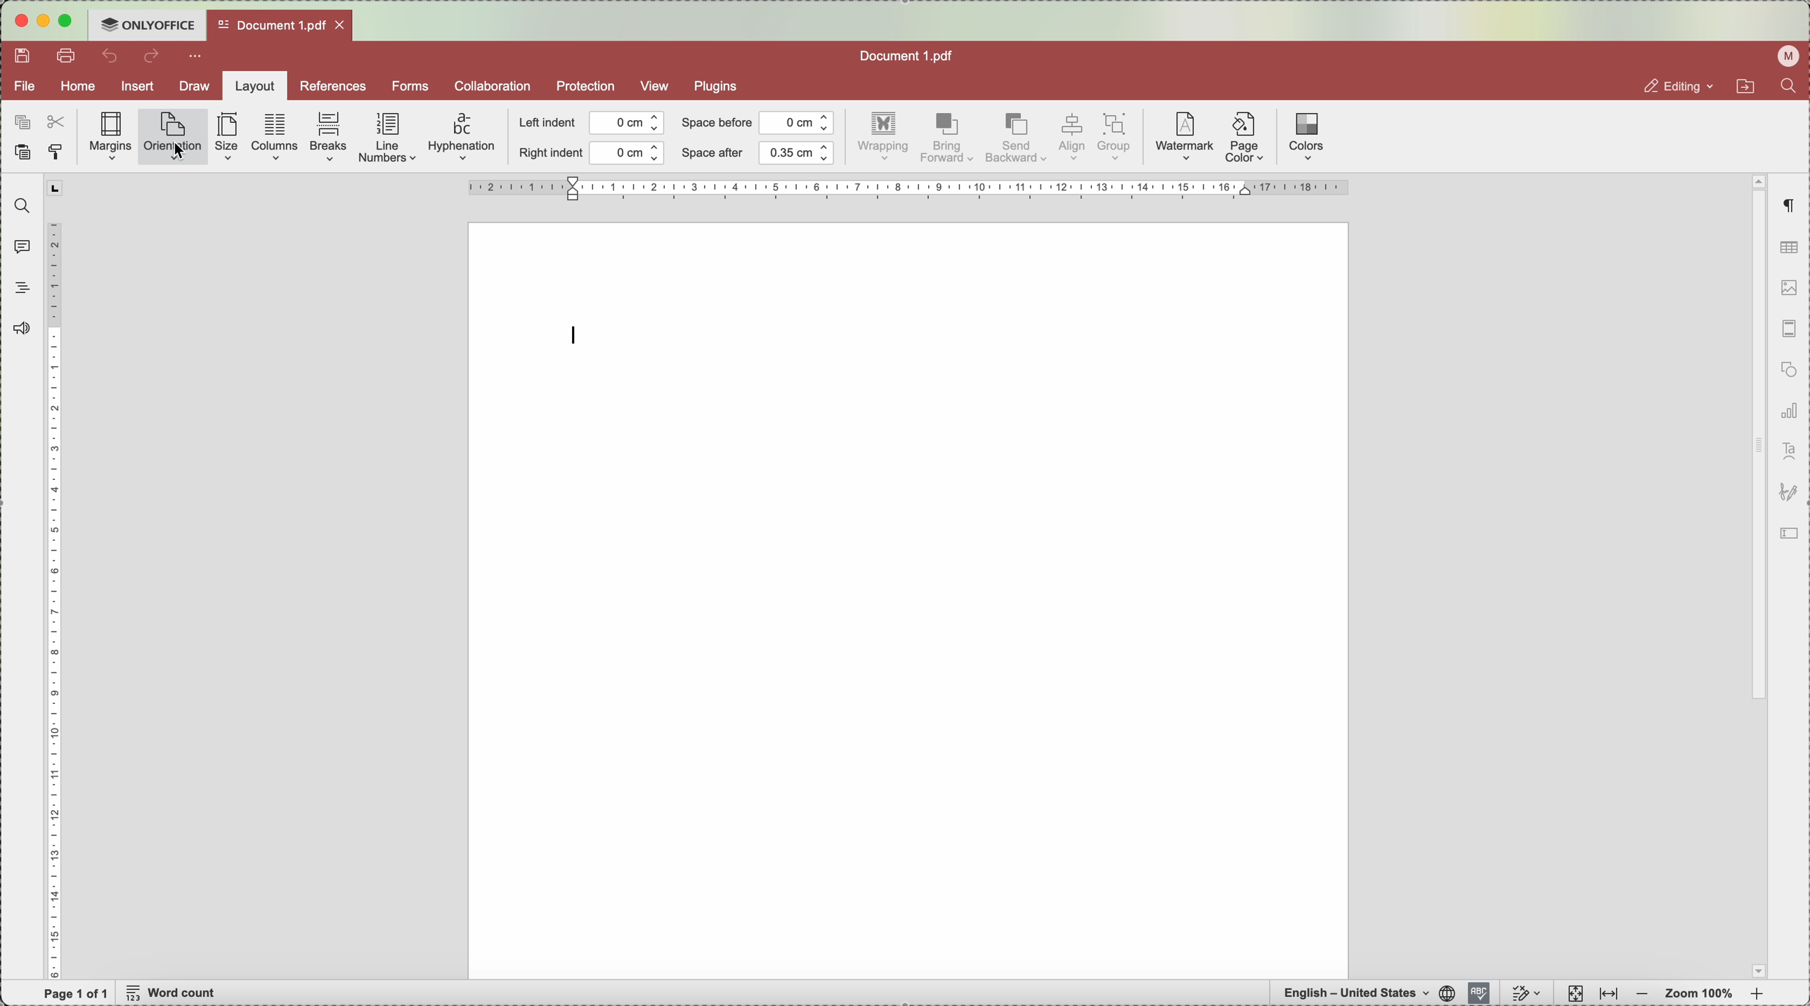 Image resolution: width=1810 pixels, height=1006 pixels. What do you see at coordinates (492, 86) in the screenshot?
I see `collaboration` at bounding box center [492, 86].